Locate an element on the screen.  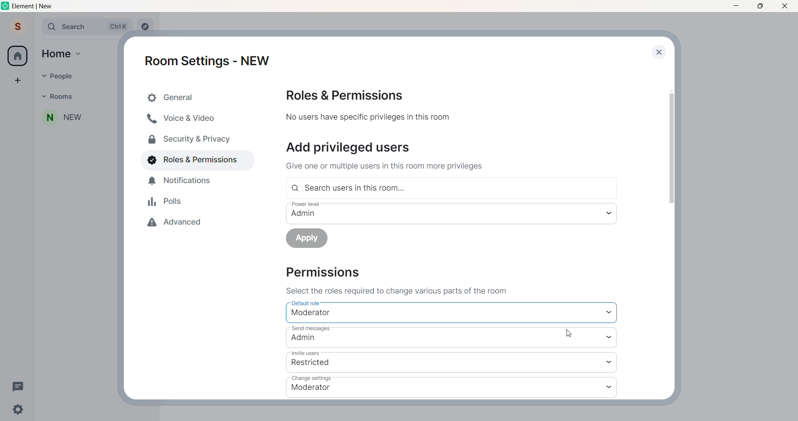
title is located at coordinates (35, 6).